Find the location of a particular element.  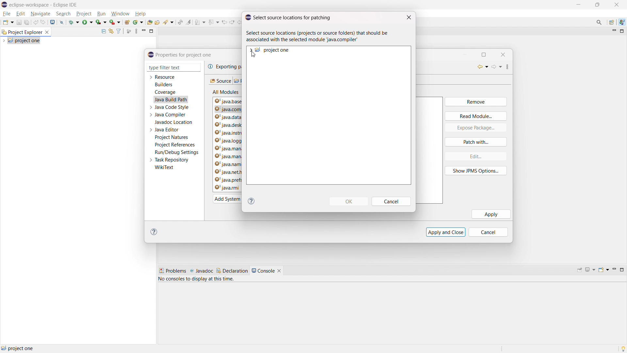

expand java code style is located at coordinates (151, 107).